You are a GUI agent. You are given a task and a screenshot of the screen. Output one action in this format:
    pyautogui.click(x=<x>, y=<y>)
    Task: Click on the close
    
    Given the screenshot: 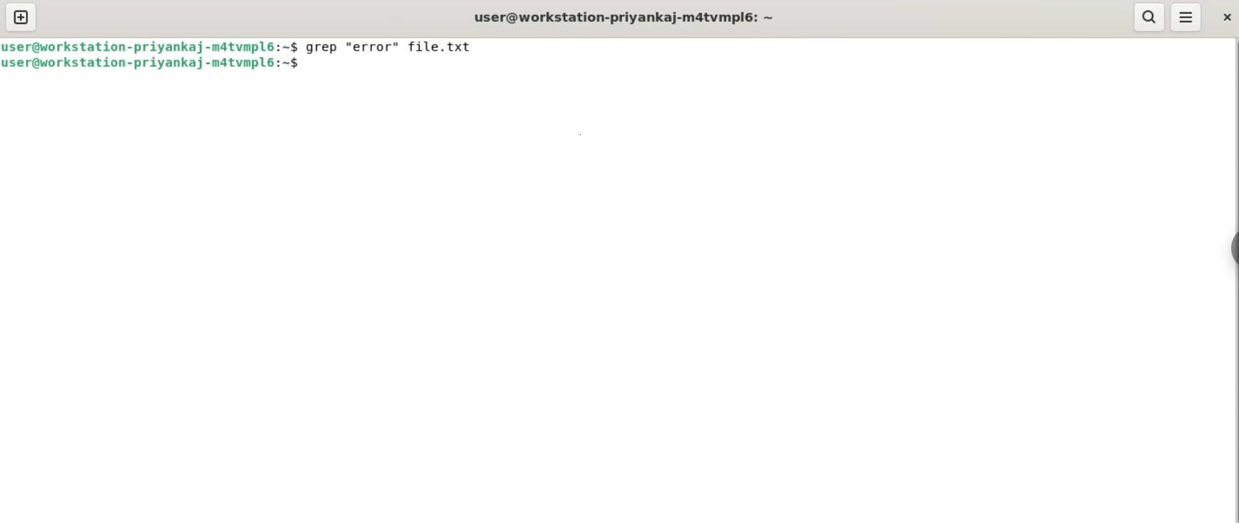 What is the action you would take?
    pyautogui.click(x=1225, y=18)
    